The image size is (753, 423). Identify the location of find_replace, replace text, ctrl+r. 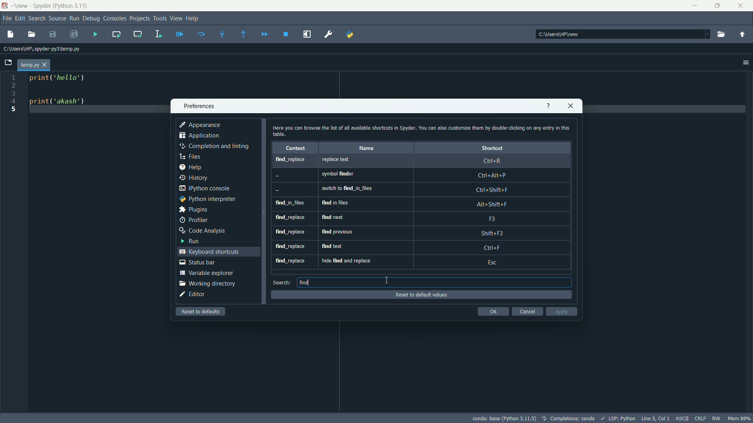
(415, 161).